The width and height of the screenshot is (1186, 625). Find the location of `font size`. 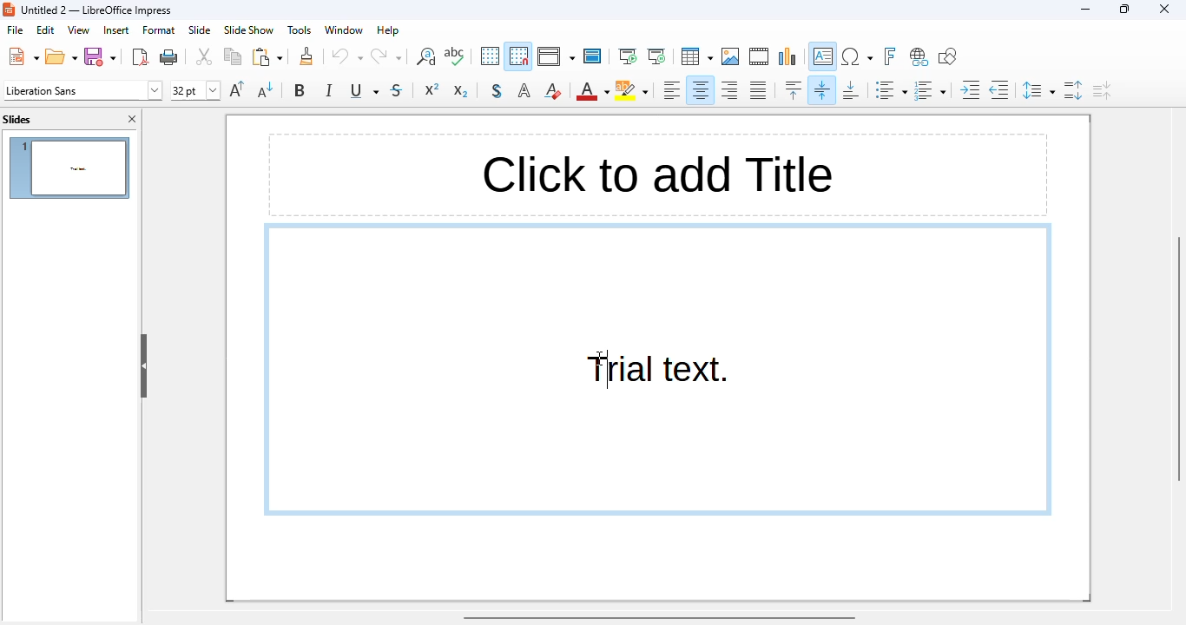

font size is located at coordinates (194, 90).